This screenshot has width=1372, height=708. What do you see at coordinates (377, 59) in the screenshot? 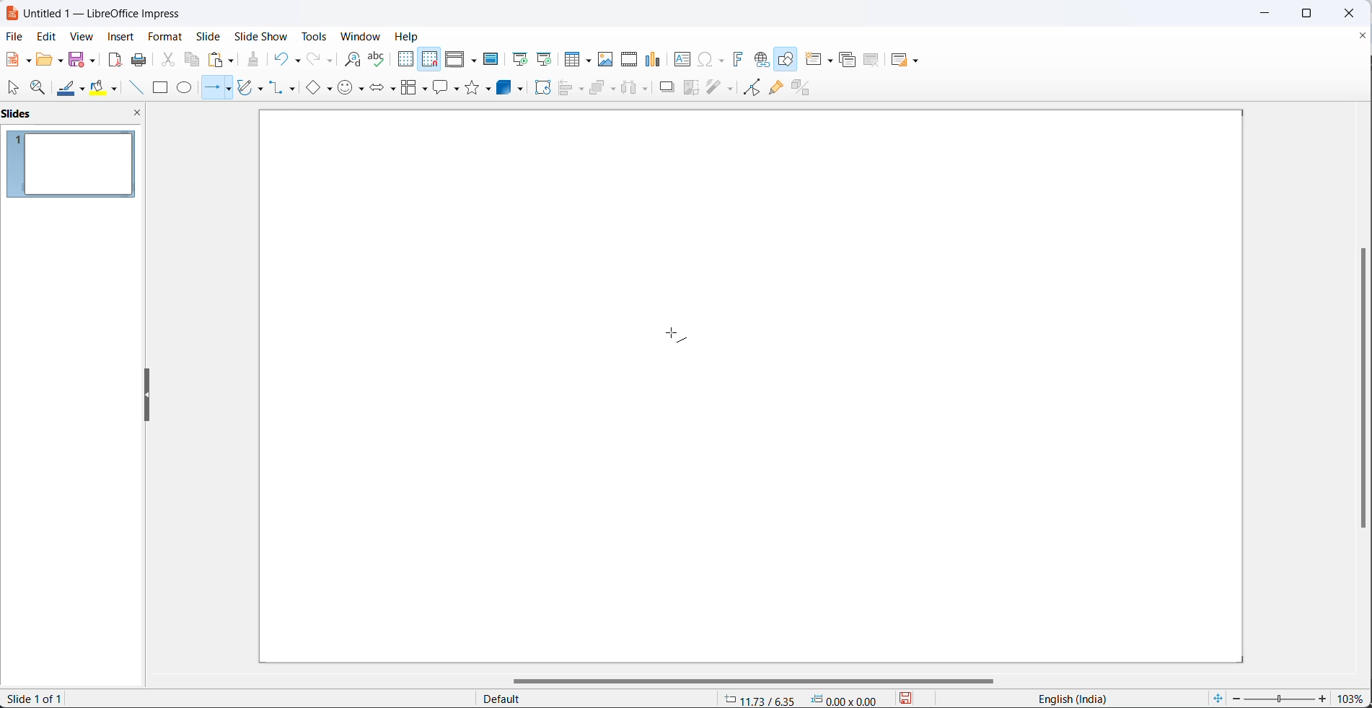
I see `spellings` at bounding box center [377, 59].